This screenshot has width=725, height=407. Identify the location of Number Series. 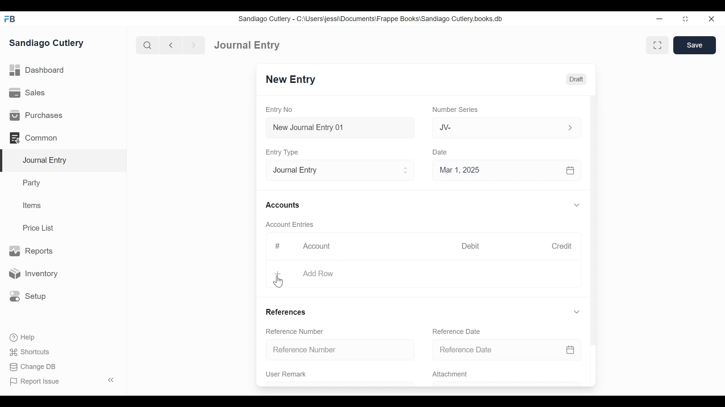
(454, 110).